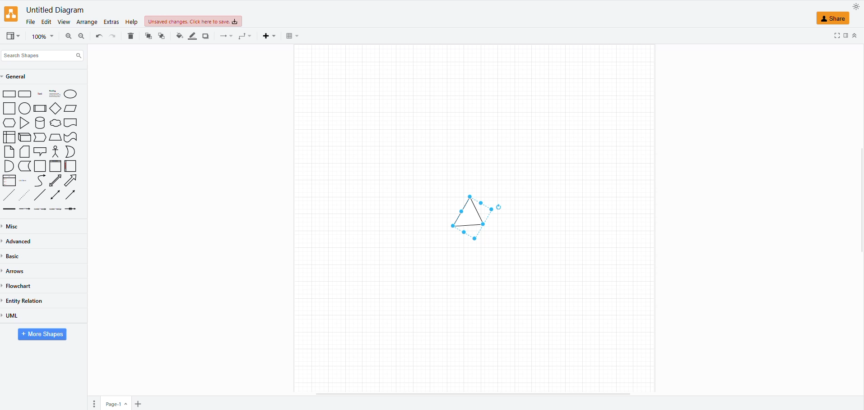  I want to click on fullscreen, so click(836, 36).